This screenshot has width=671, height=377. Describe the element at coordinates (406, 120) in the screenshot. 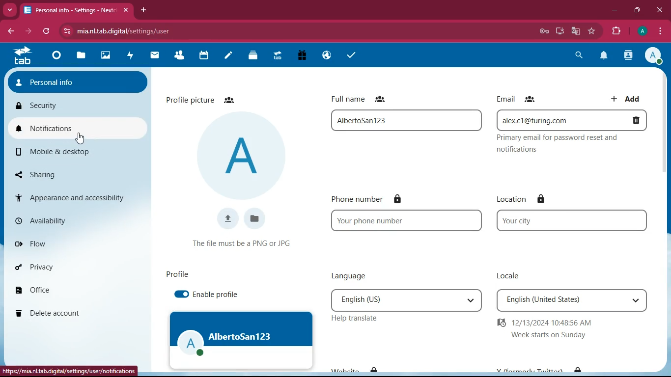

I see `full name` at that location.